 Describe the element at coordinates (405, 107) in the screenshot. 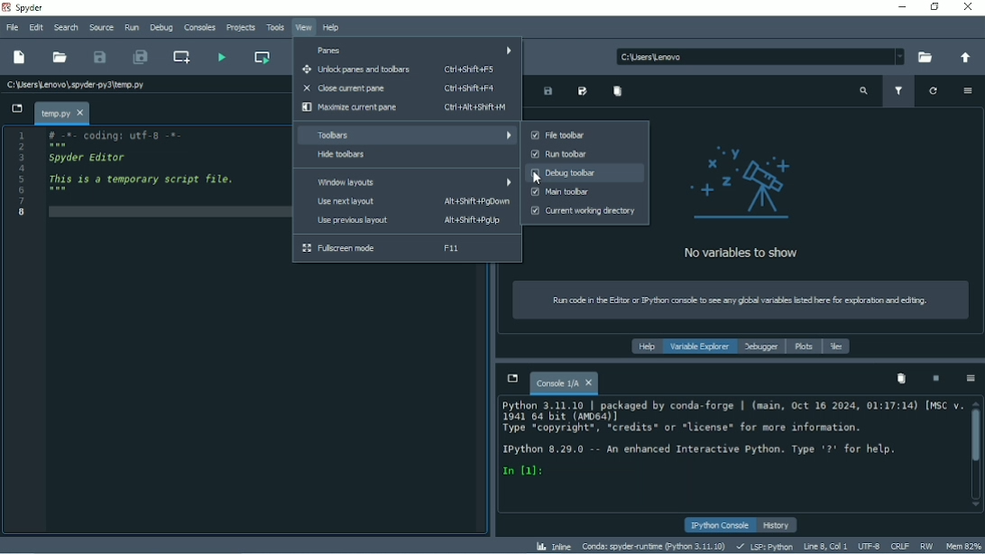

I see `Maximize current pane` at that location.